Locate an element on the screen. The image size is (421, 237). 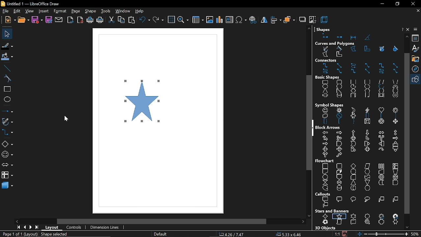
save as is located at coordinates (49, 20).